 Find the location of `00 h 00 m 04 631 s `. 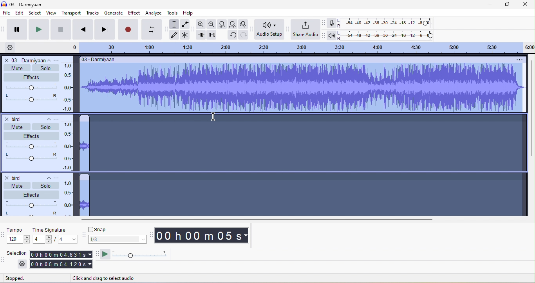

00 h 00 m 04 631 s  is located at coordinates (62, 253).